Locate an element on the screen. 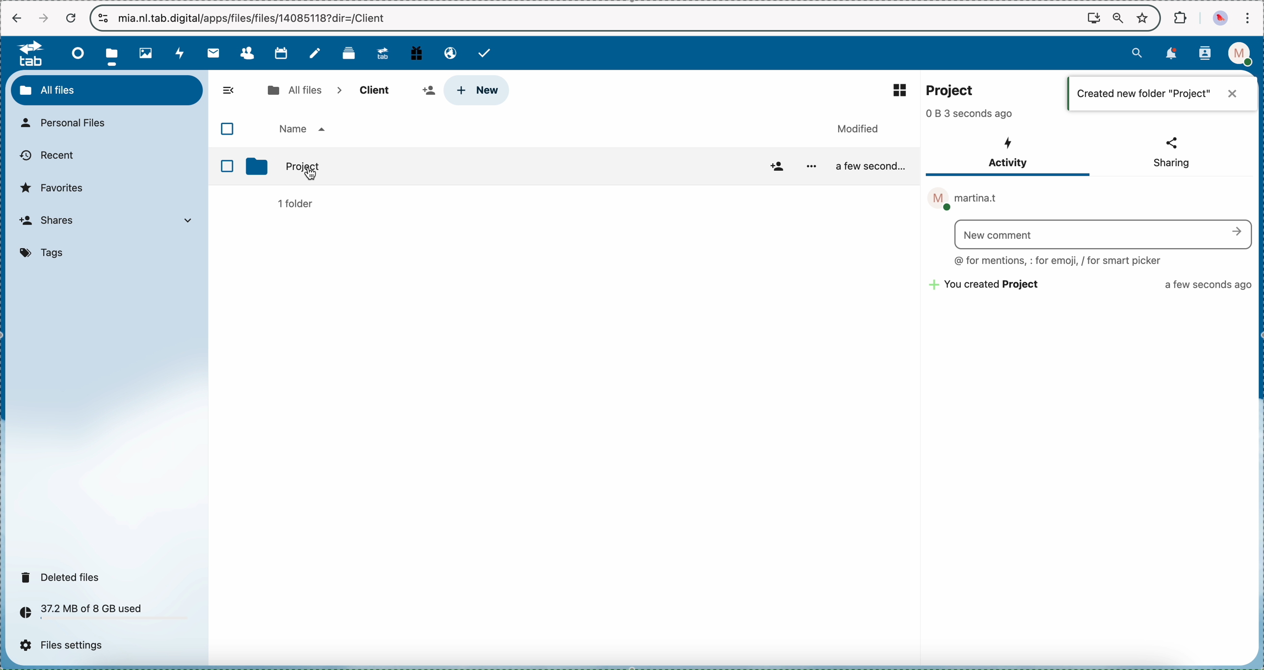  url is located at coordinates (257, 18).